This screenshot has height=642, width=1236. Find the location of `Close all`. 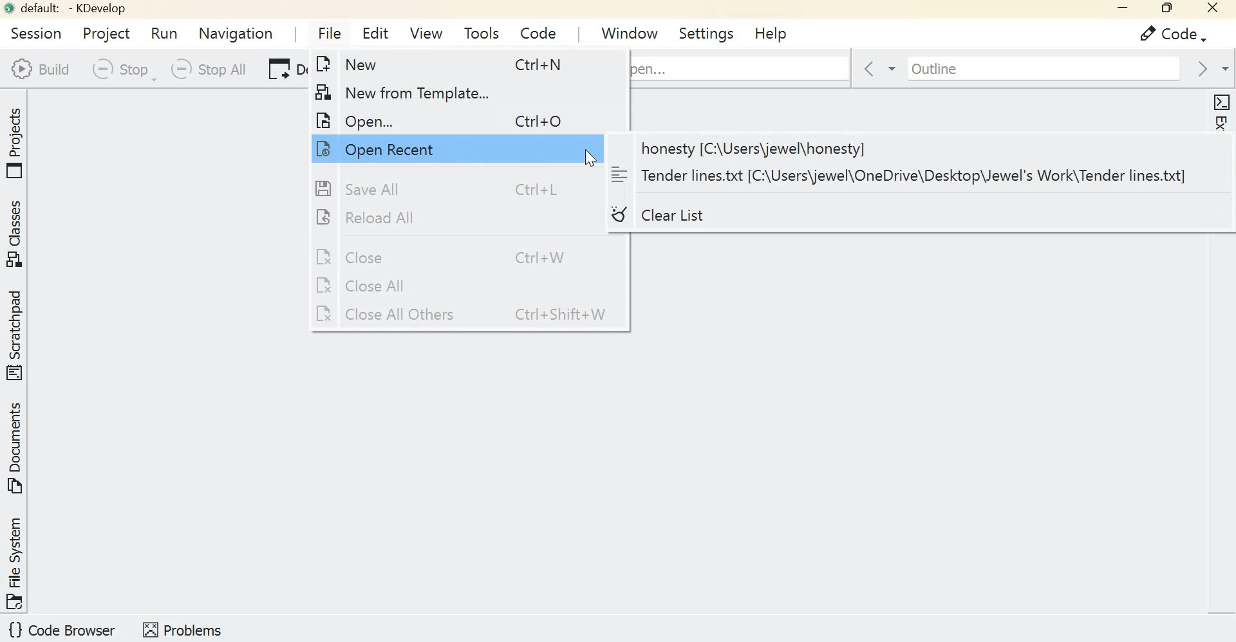

Close all is located at coordinates (447, 286).